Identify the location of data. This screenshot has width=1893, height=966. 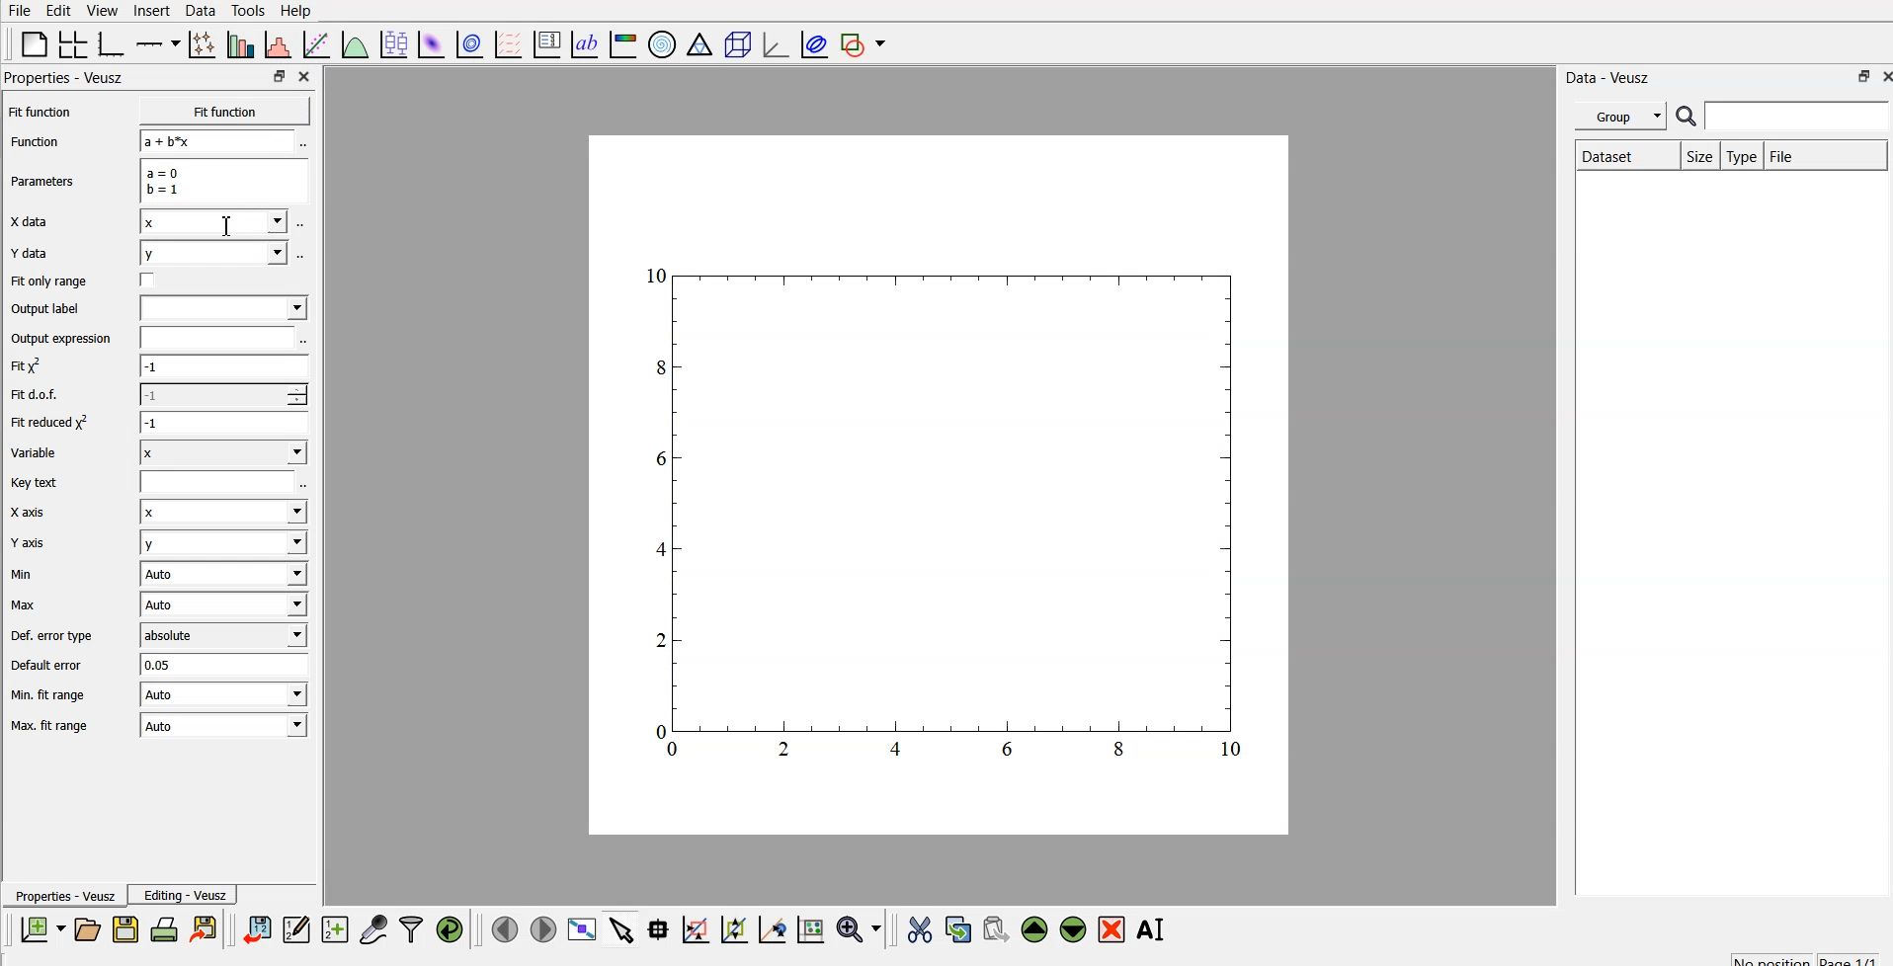
(200, 10).